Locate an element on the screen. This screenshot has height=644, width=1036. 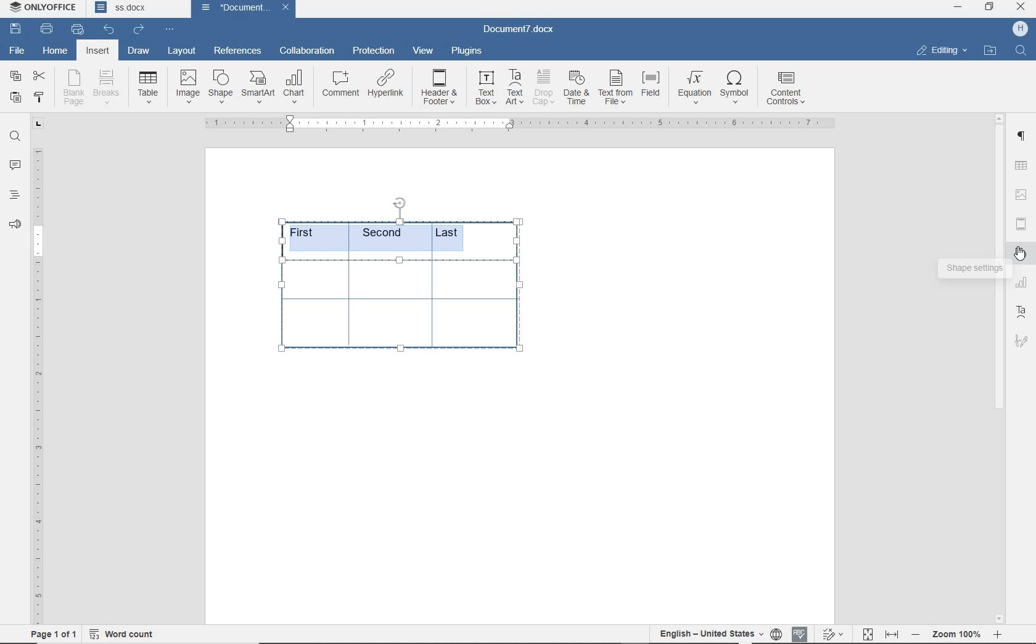
close is located at coordinates (286, 8).